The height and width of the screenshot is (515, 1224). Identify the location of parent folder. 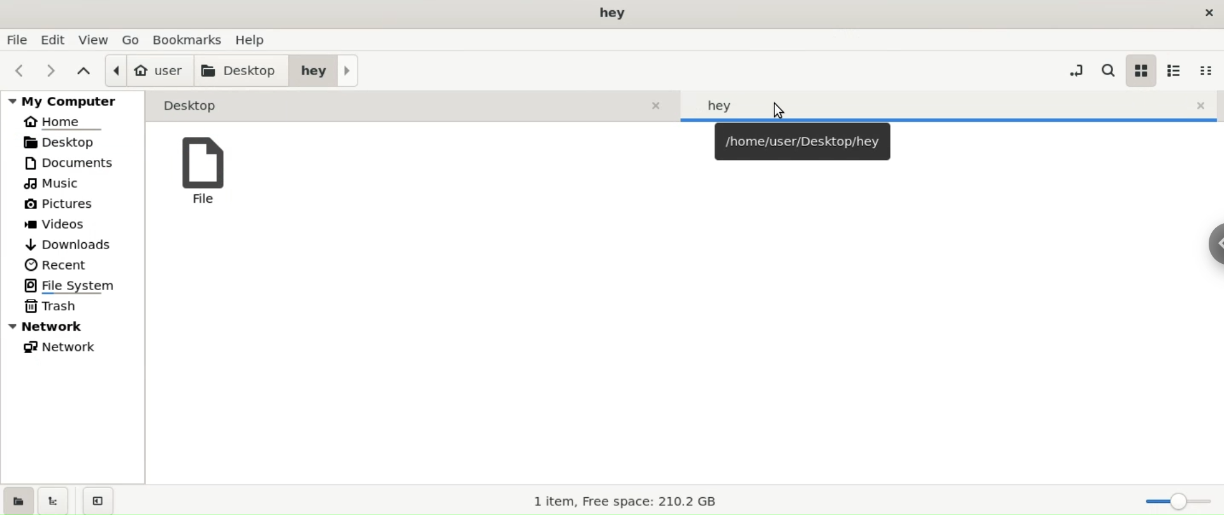
(82, 71).